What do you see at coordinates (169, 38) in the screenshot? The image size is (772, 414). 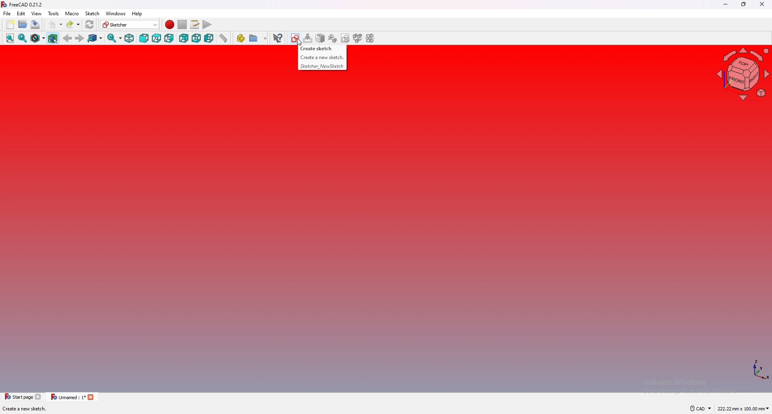 I see `right` at bounding box center [169, 38].